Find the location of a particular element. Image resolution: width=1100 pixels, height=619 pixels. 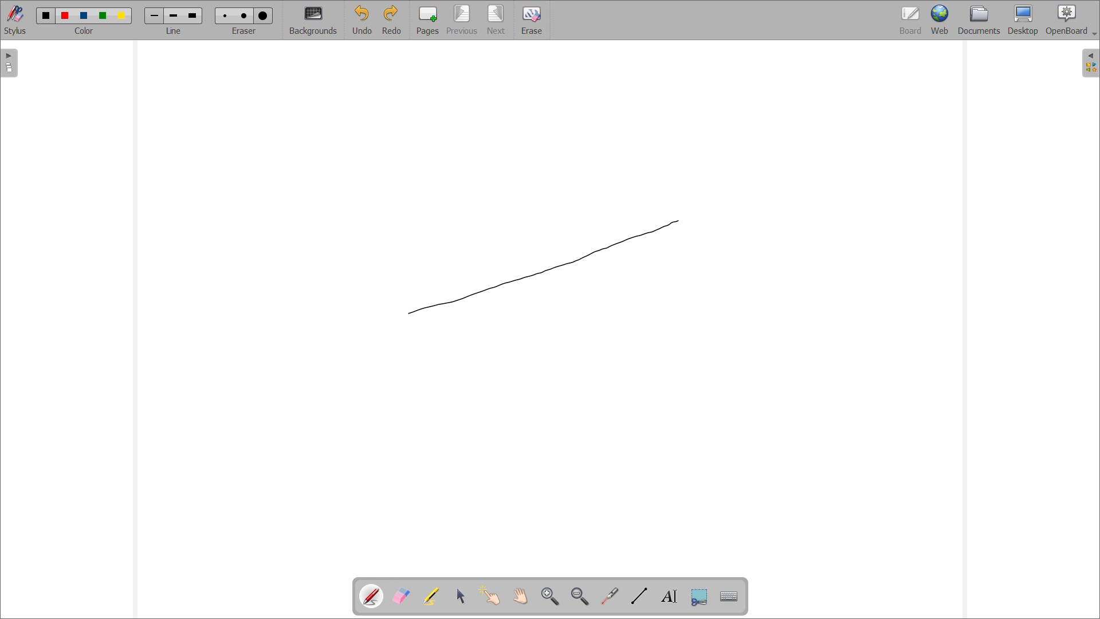

scroll page is located at coordinates (520, 596).